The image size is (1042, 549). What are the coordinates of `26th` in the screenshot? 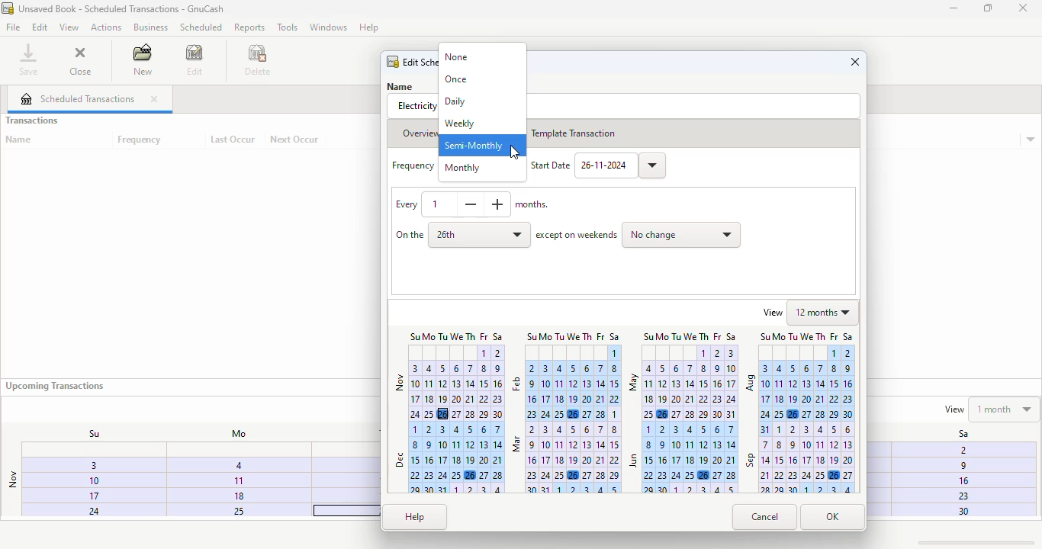 It's located at (480, 235).